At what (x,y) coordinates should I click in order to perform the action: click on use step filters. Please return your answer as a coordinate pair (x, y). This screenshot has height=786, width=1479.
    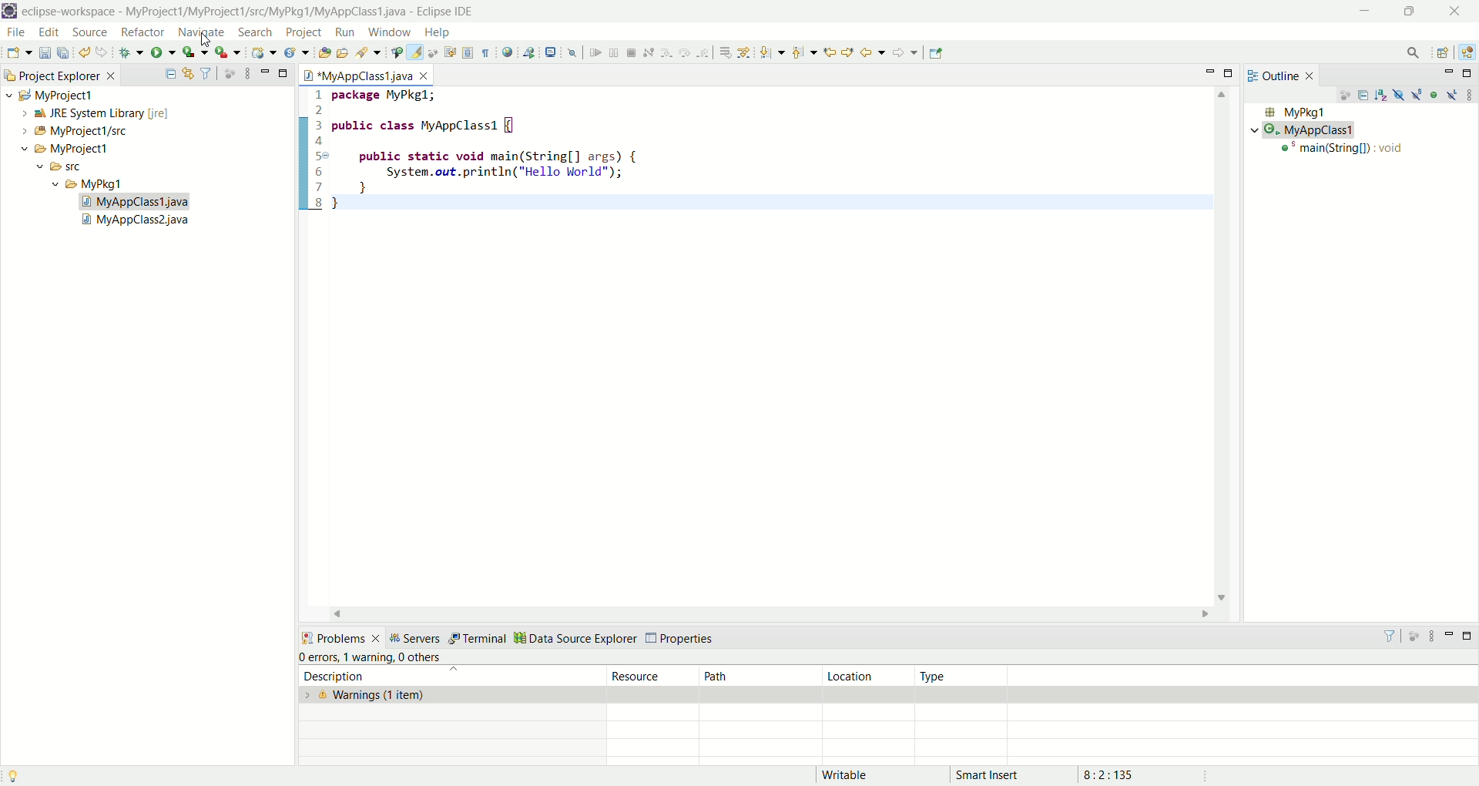
    Looking at the image, I should click on (743, 52).